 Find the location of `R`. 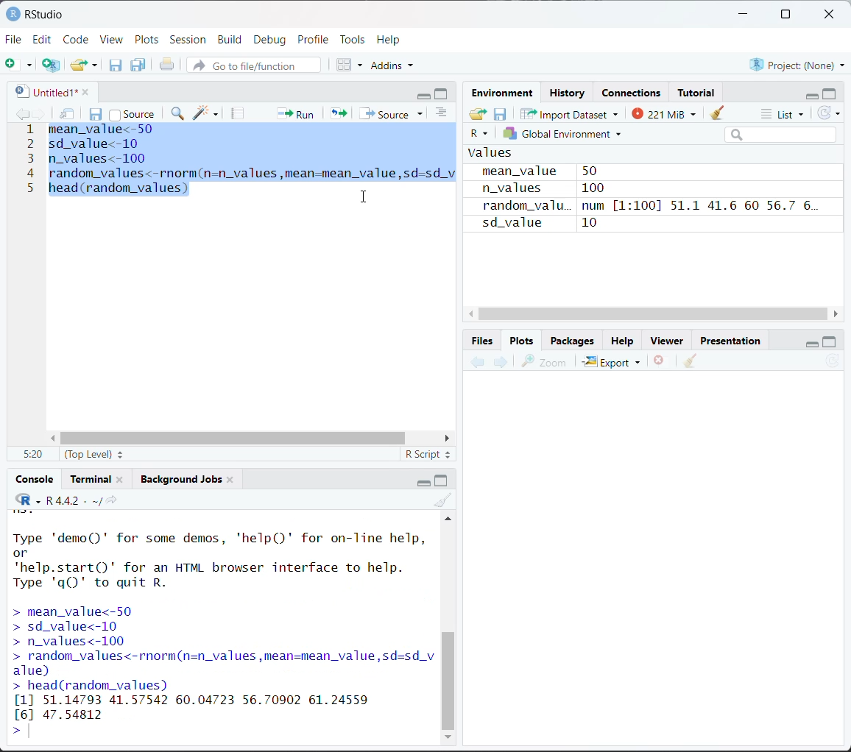

R is located at coordinates (481, 135).